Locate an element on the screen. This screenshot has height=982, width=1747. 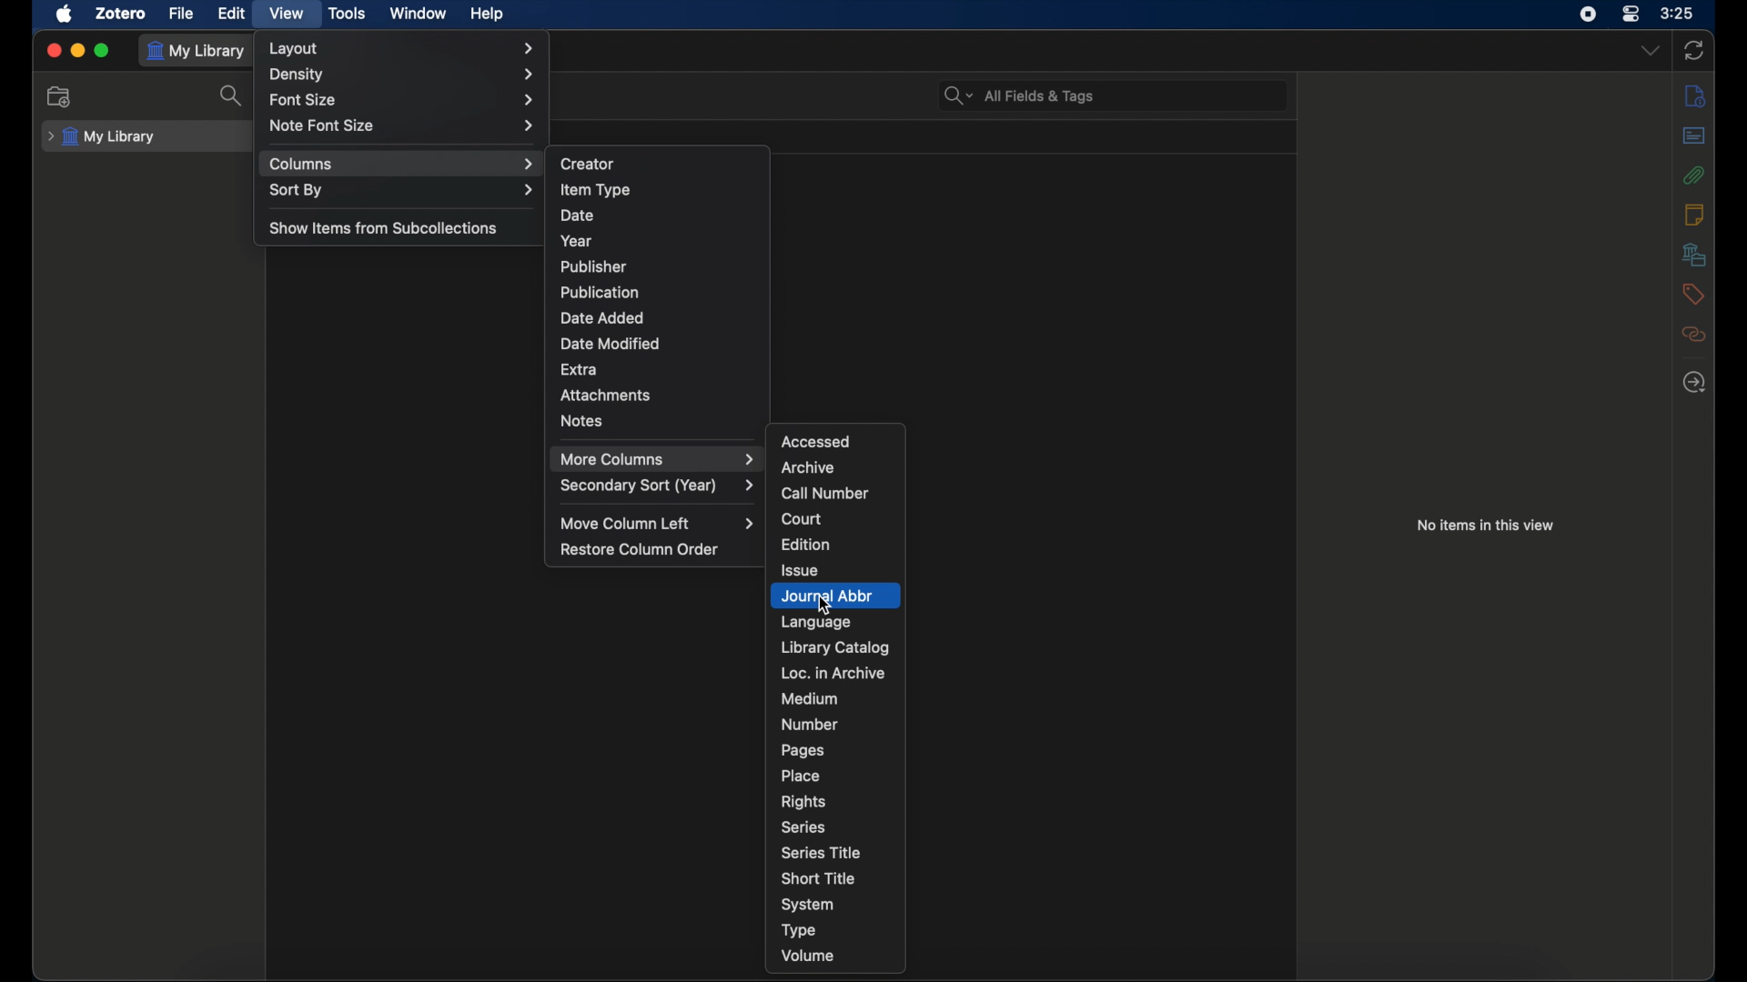
short title is located at coordinates (819, 878).